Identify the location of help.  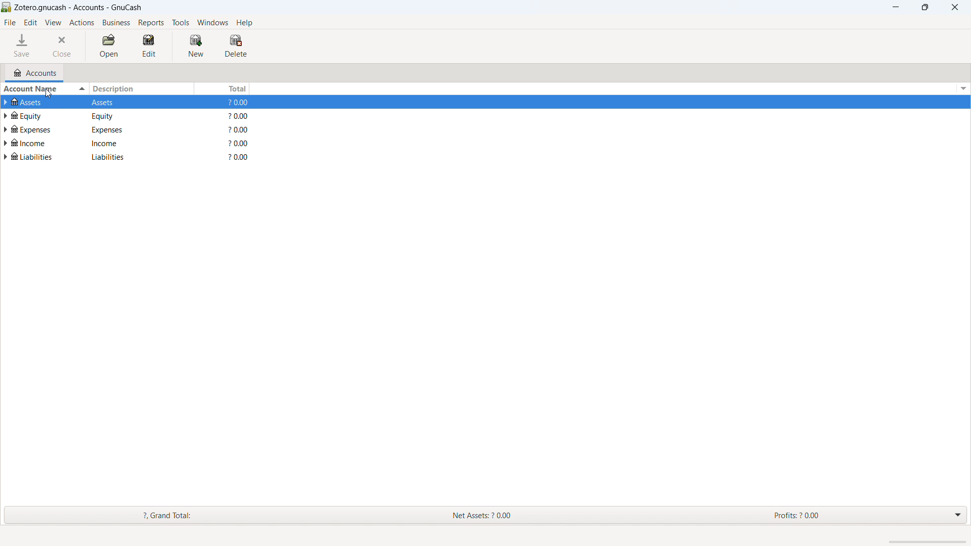
(245, 23).